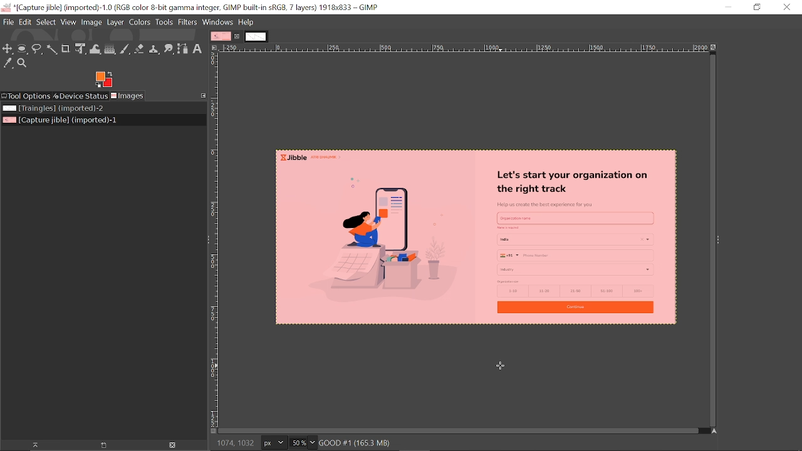  I want to click on Eraser tool, so click(140, 49).